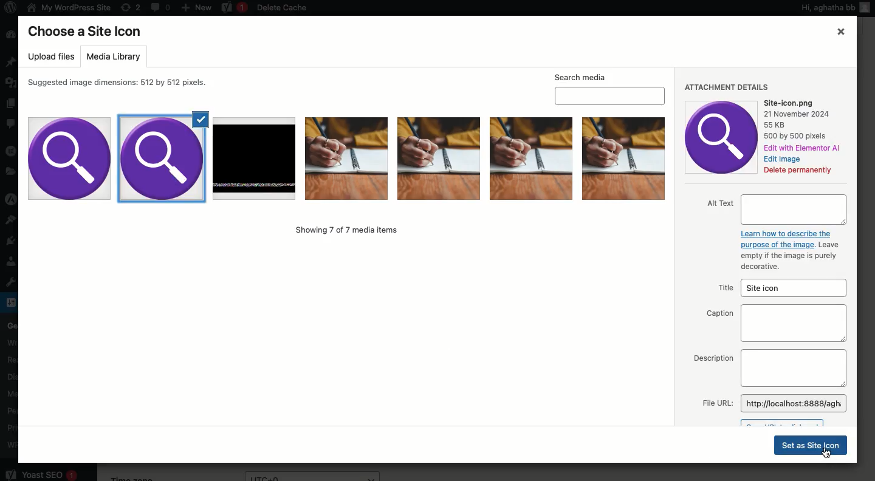  I want to click on Image, so click(723, 137).